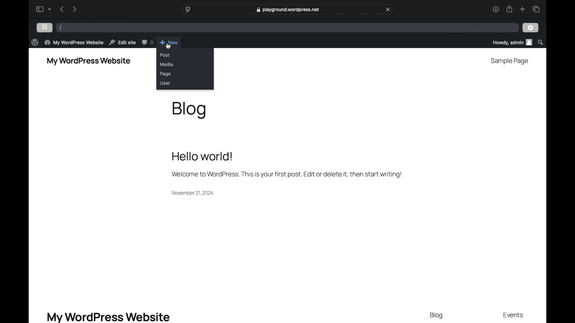 The image size is (575, 323). What do you see at coordinates (510, 61) in the screenshot?
I see `sample page` at bounding box center [510, 61].